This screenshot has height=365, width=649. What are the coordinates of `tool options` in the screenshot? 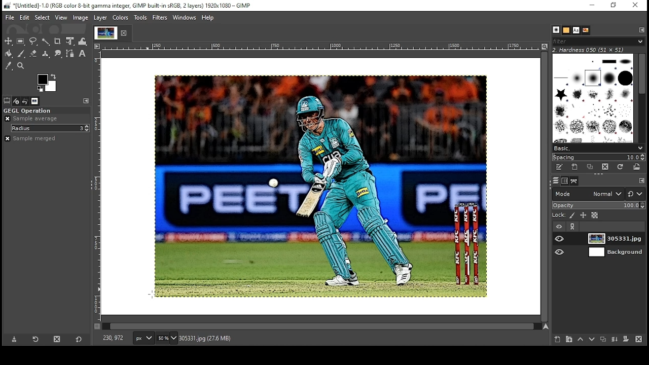 It's located at (7, 100).